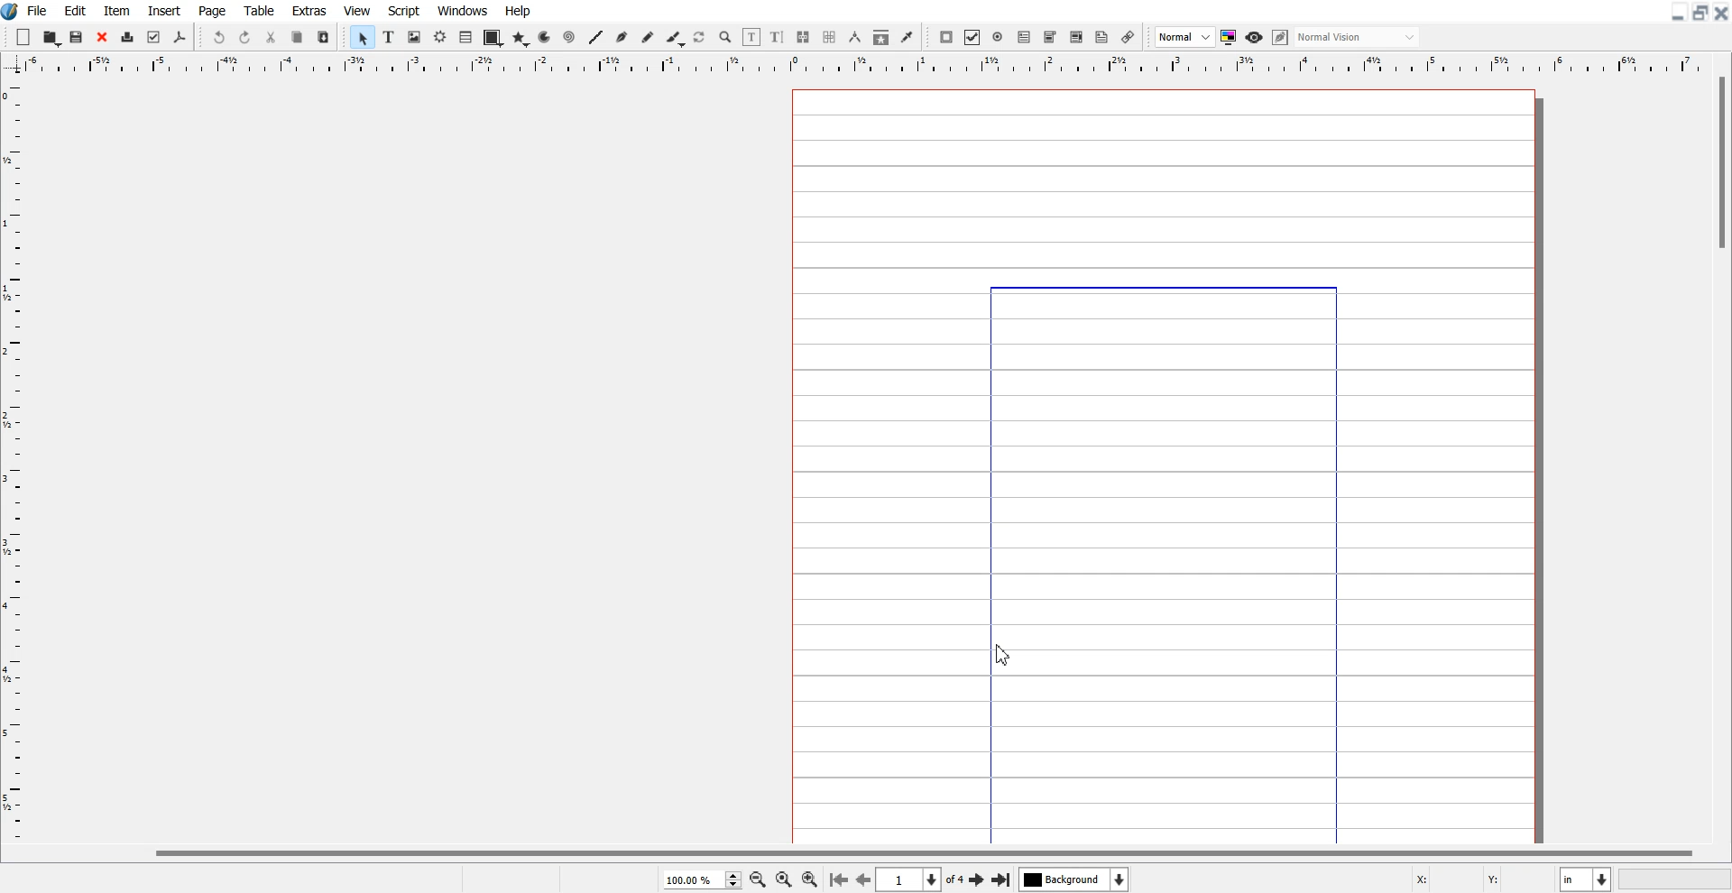 This screenshot has height=893, width=1732. Describe the element at coordinates (863, 879) in the screenshot. I see `Go to the previous page` at that location.